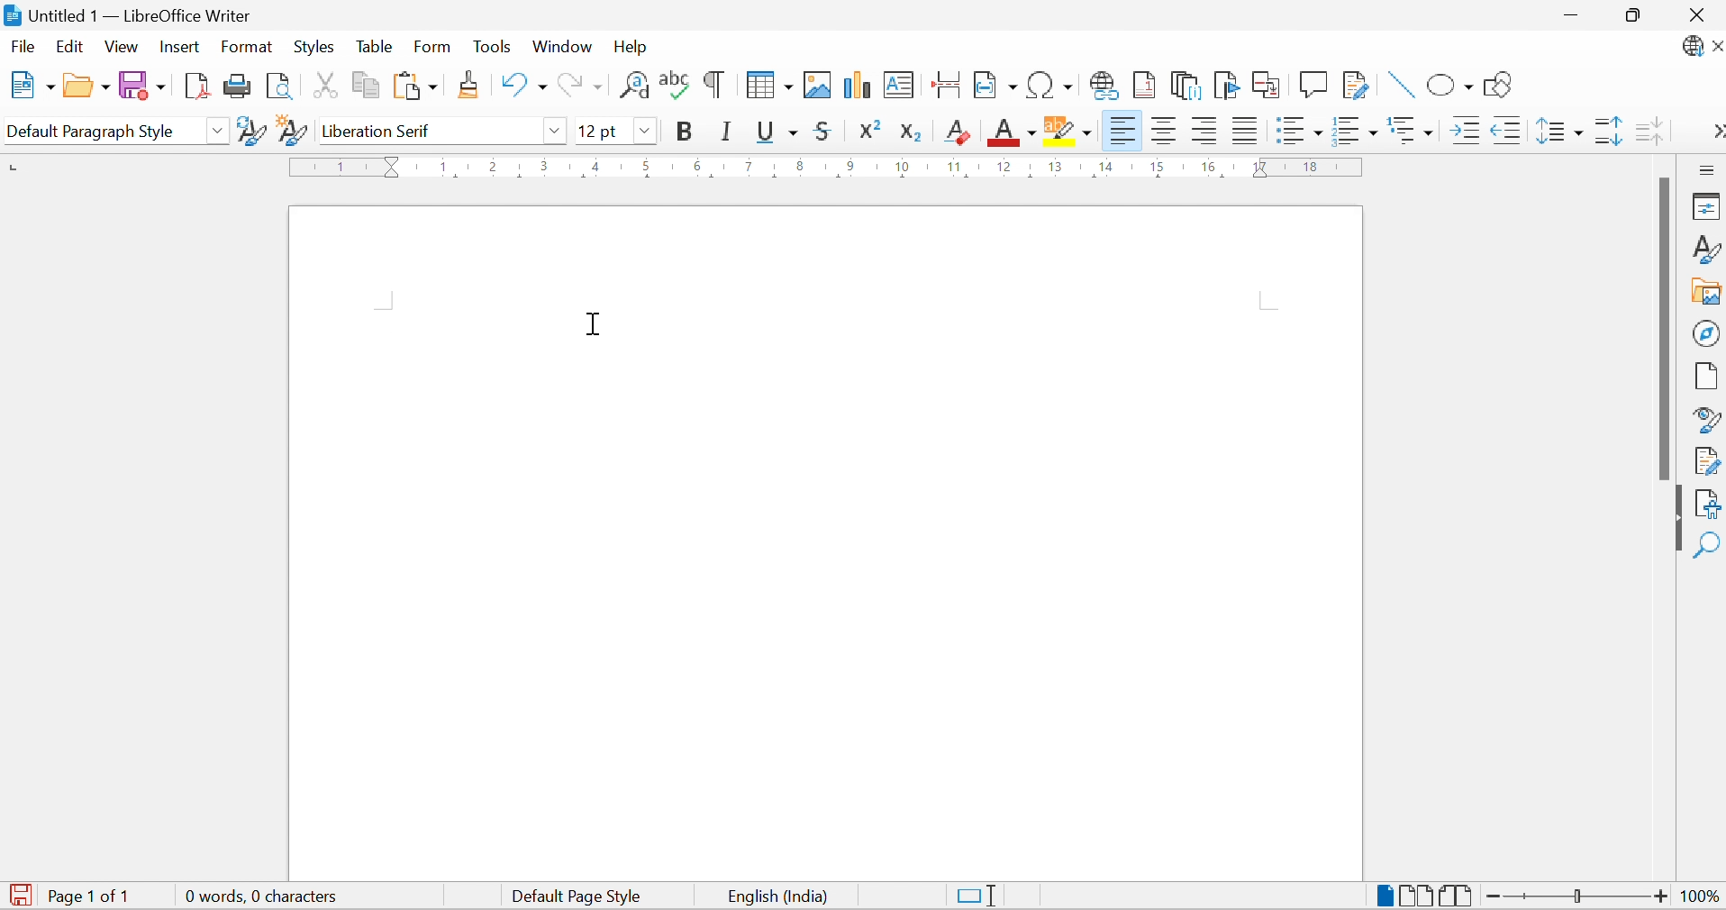  I want to click on Align Left, so click(1205, 131).